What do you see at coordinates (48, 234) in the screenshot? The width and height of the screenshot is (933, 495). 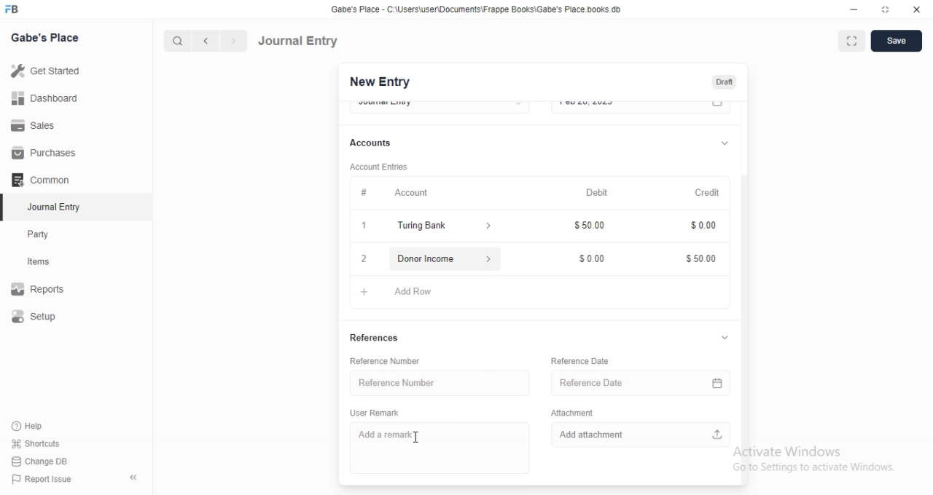 I see `Party` at bounding box center [48, 234].